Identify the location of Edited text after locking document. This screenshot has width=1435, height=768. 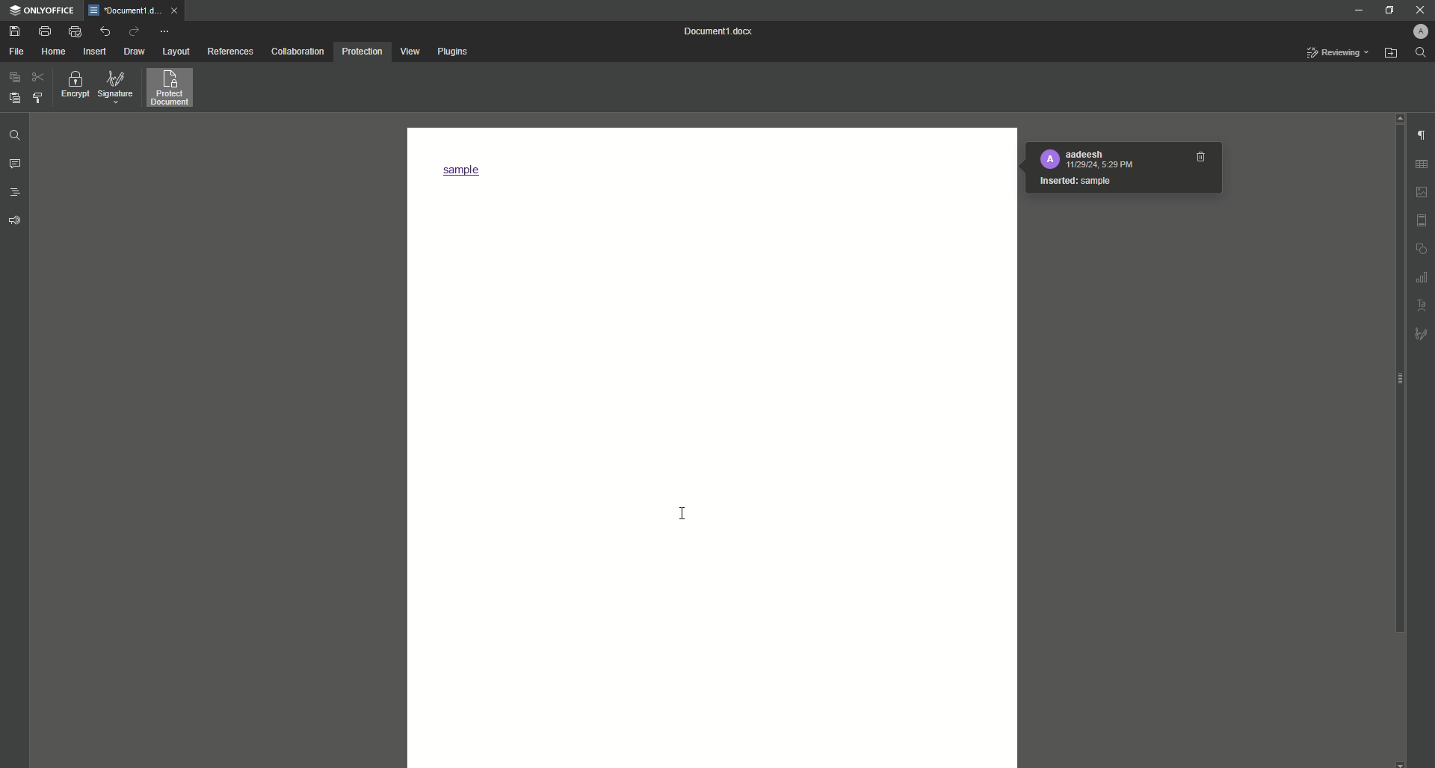
(467, 171).